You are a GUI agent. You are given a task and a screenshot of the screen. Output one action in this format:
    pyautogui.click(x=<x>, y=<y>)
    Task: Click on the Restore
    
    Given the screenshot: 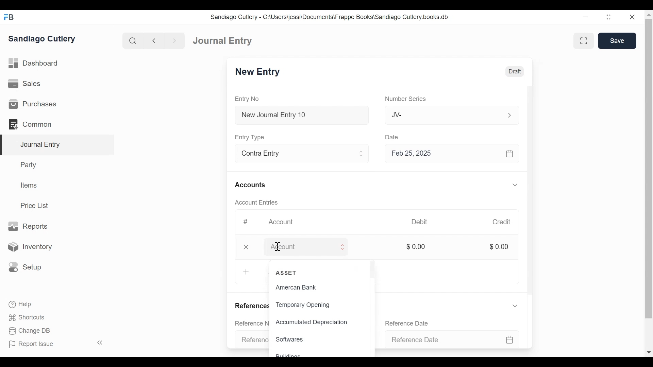 What is the action you would take?
    pyautogui.click(x=609, y=17)
    